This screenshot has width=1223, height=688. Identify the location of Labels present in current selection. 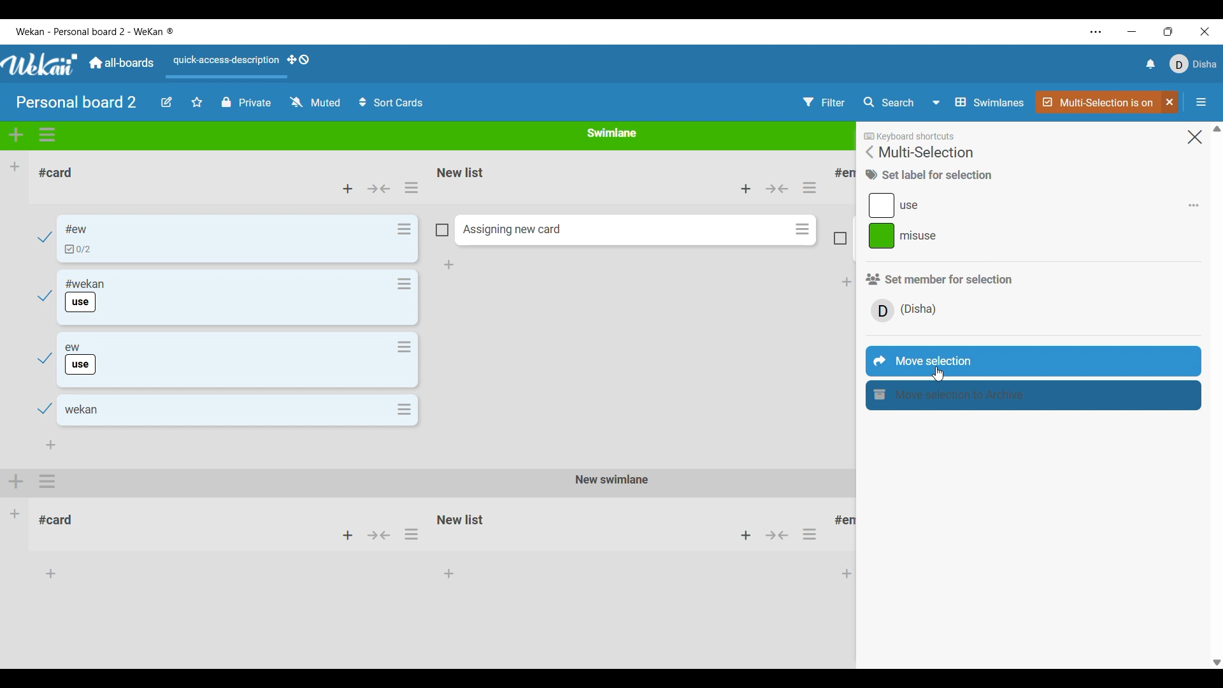
(1026, 221).